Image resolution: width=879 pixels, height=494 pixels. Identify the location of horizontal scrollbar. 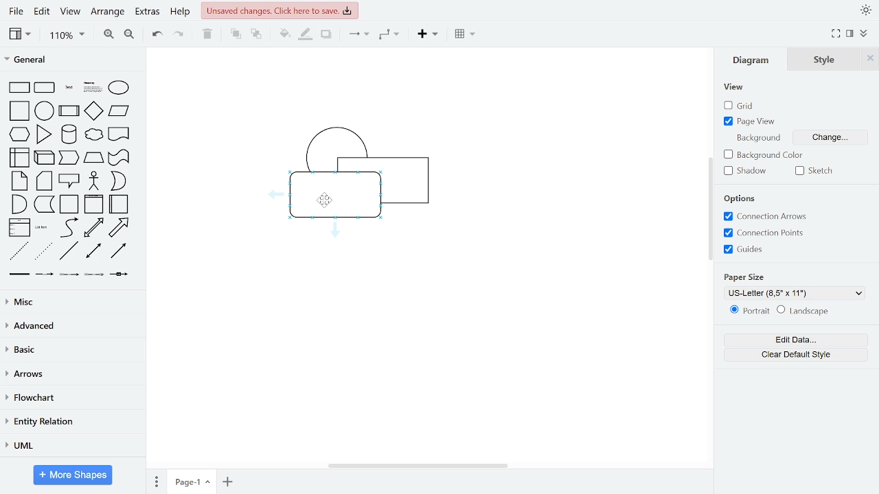
(419, 467).